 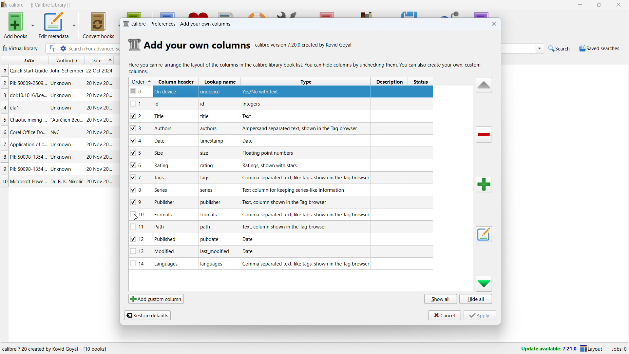 I want to click on maximize, so click(x=600, y=5).